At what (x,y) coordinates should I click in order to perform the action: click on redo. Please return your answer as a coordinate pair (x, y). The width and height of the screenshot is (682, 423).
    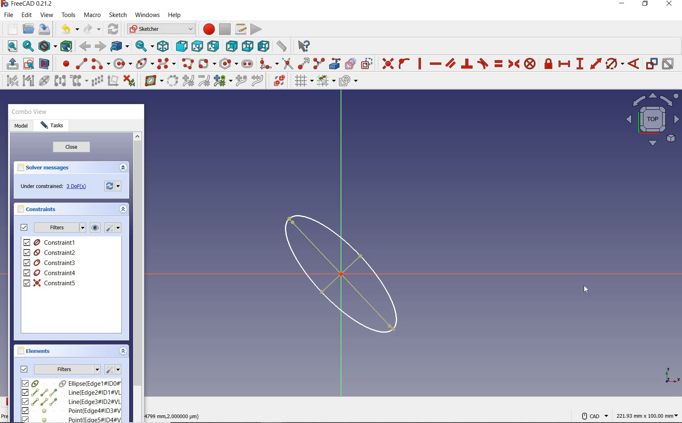
    Looking at the image, I should click on (92, 29).